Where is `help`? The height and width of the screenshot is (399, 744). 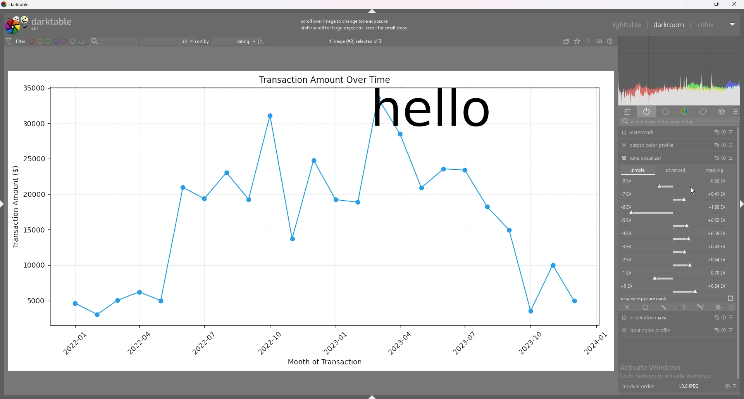 help is located at coordinates (587, 42).